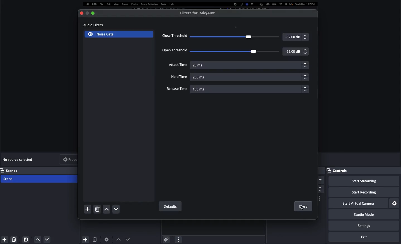 This screenshot has height=244, width=401. What do you see at coordinates (238, 77) in the screenshot?
I see `Hold time` at bounding box center [238, 77].